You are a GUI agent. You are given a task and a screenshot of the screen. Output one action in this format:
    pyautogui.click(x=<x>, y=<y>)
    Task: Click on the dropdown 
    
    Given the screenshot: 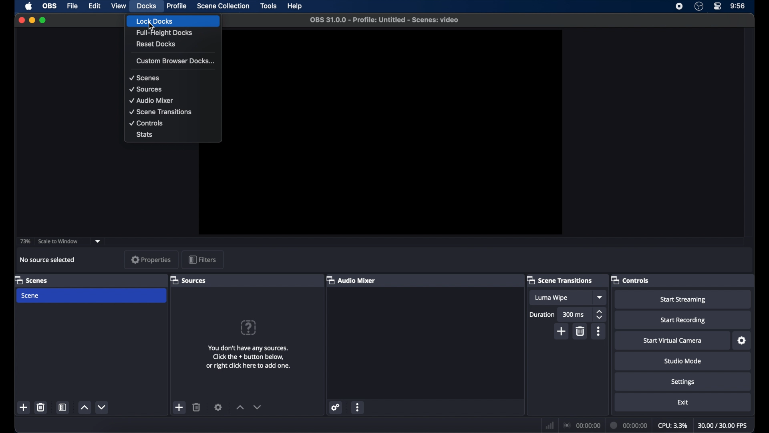 What is the action you would take?
    pyautogui.click(x=97, y=241)
    